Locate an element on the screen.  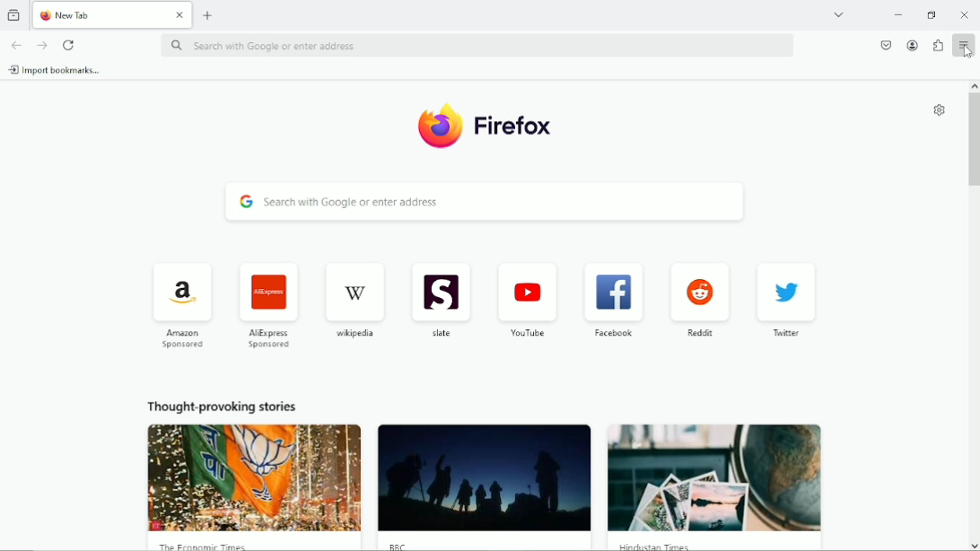
go back is located at coordinates (17, 45).